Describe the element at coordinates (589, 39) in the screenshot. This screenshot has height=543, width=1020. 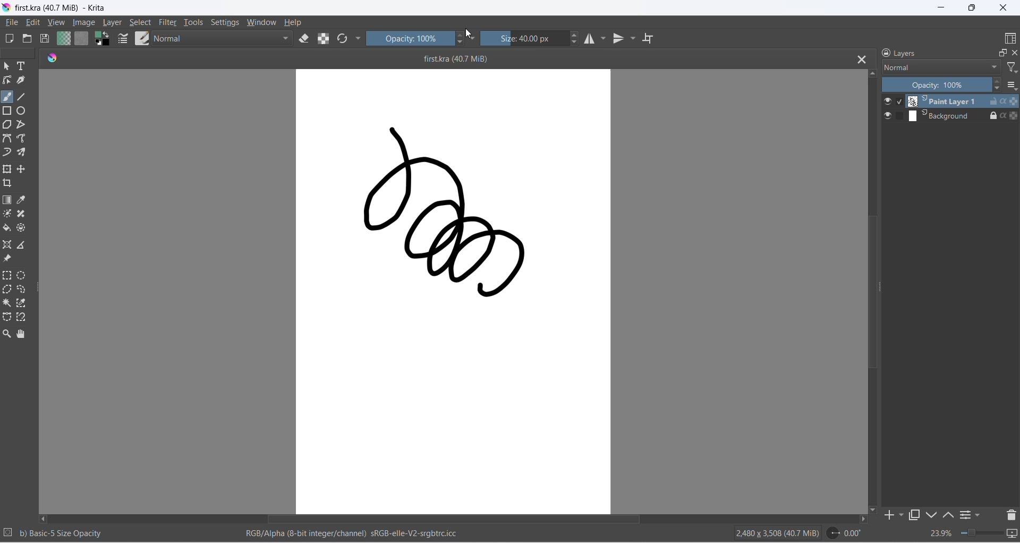
I see `horizontal mirror tool` at that location.